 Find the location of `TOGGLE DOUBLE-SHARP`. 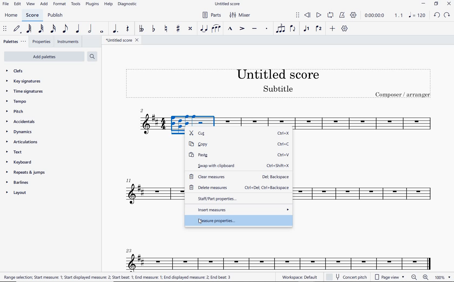

TOGGLE DOUBLE-SHARP is located at coordinates (190, 29).